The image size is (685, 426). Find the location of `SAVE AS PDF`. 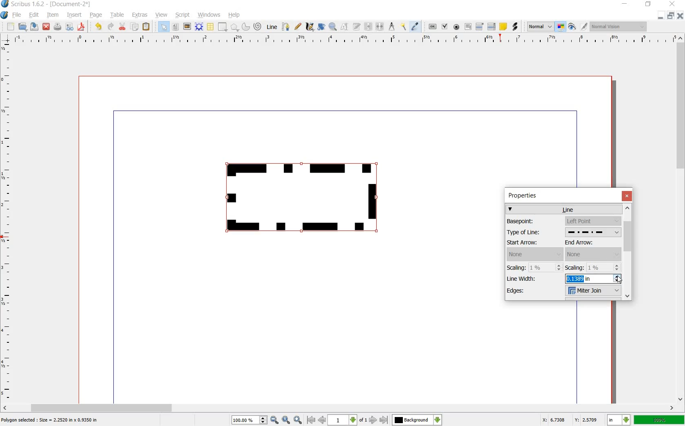

SAVE AS PDF is located at coordinates (82, 27).